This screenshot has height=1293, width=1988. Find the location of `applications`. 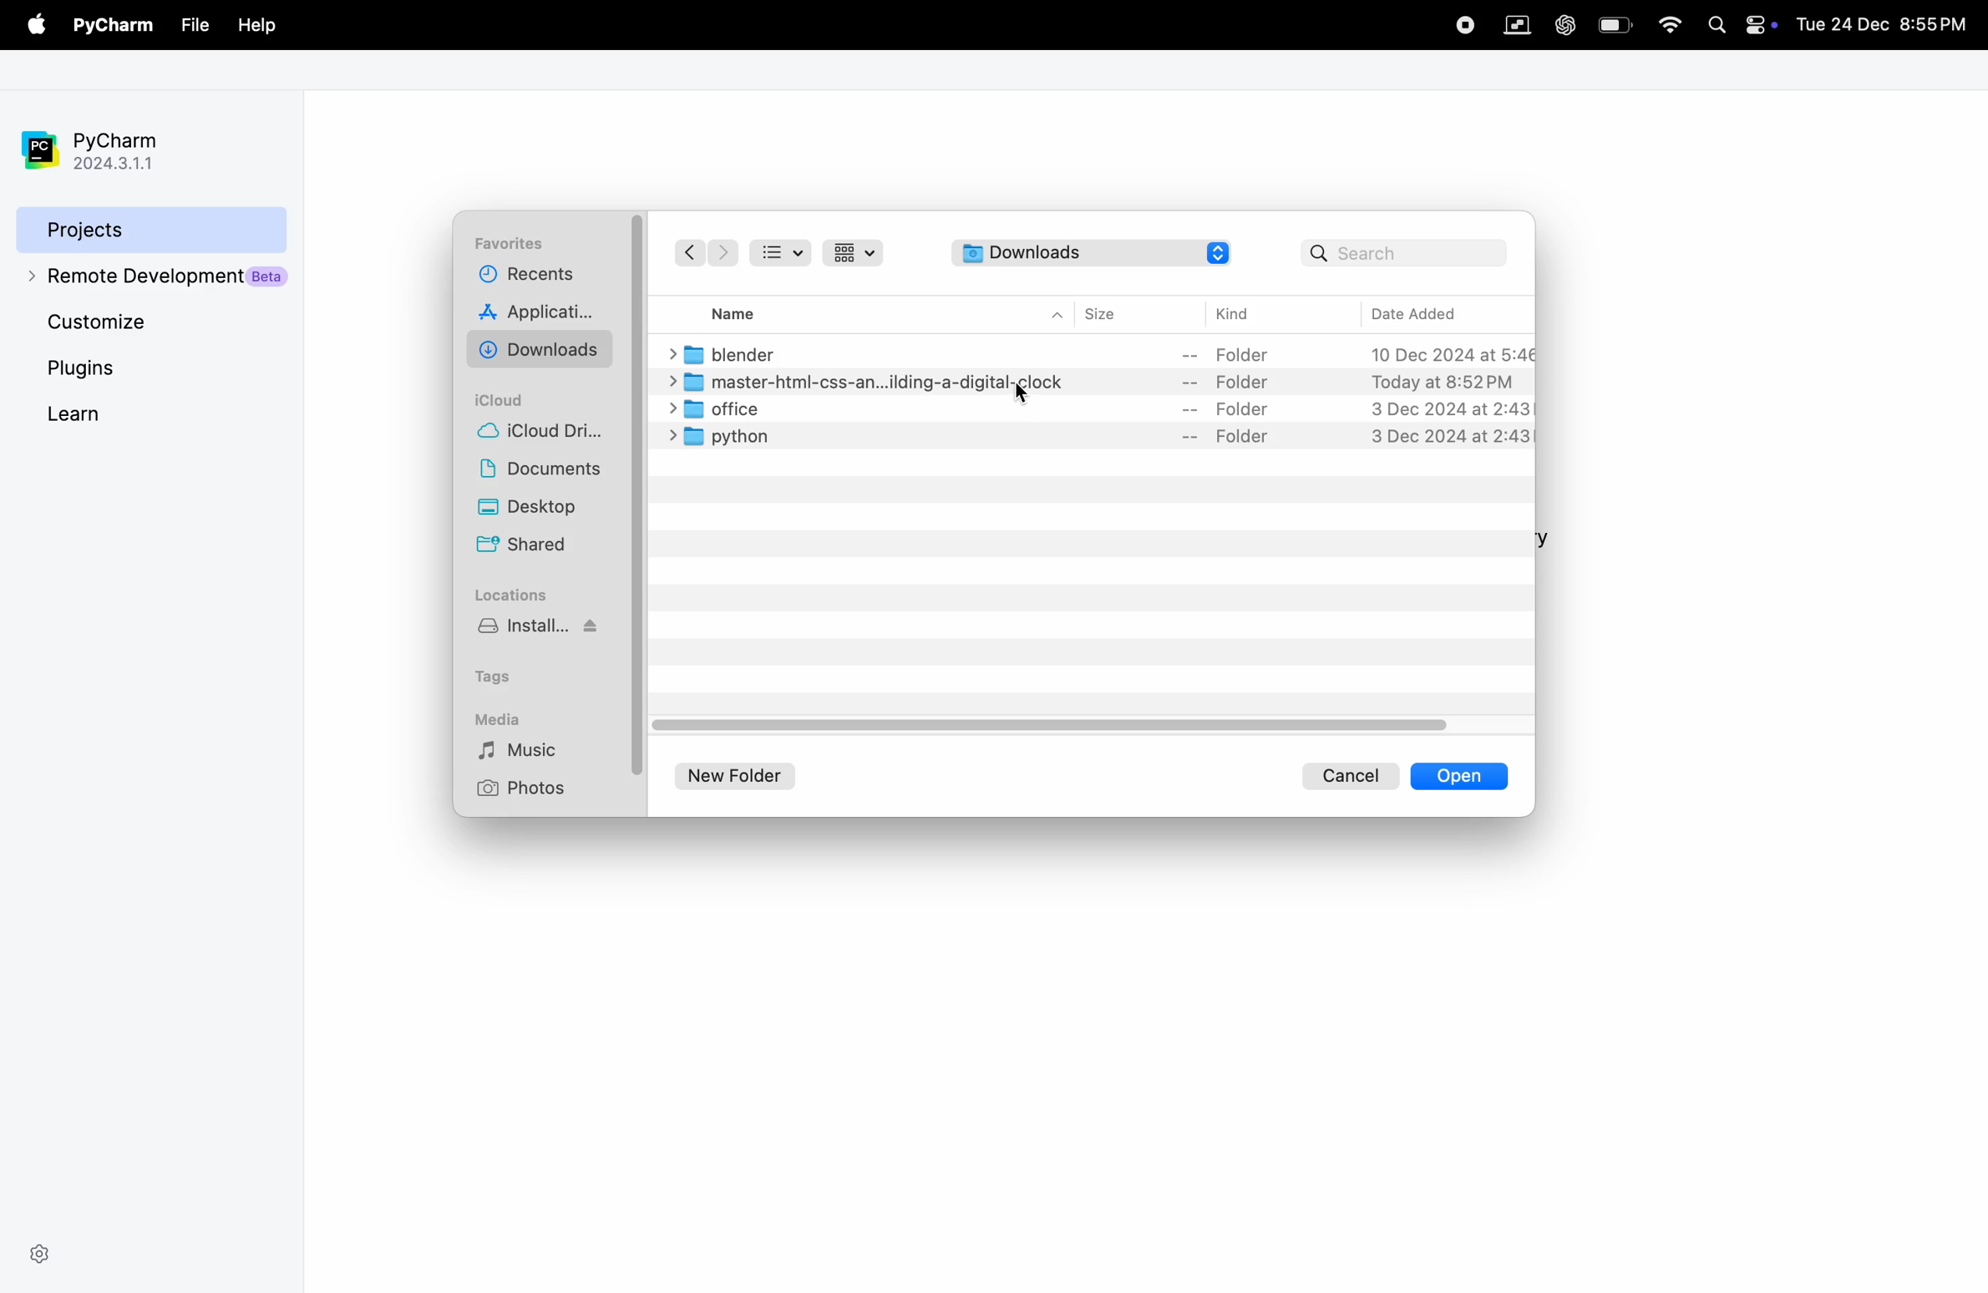

applications is located at coordinates (544, 315).